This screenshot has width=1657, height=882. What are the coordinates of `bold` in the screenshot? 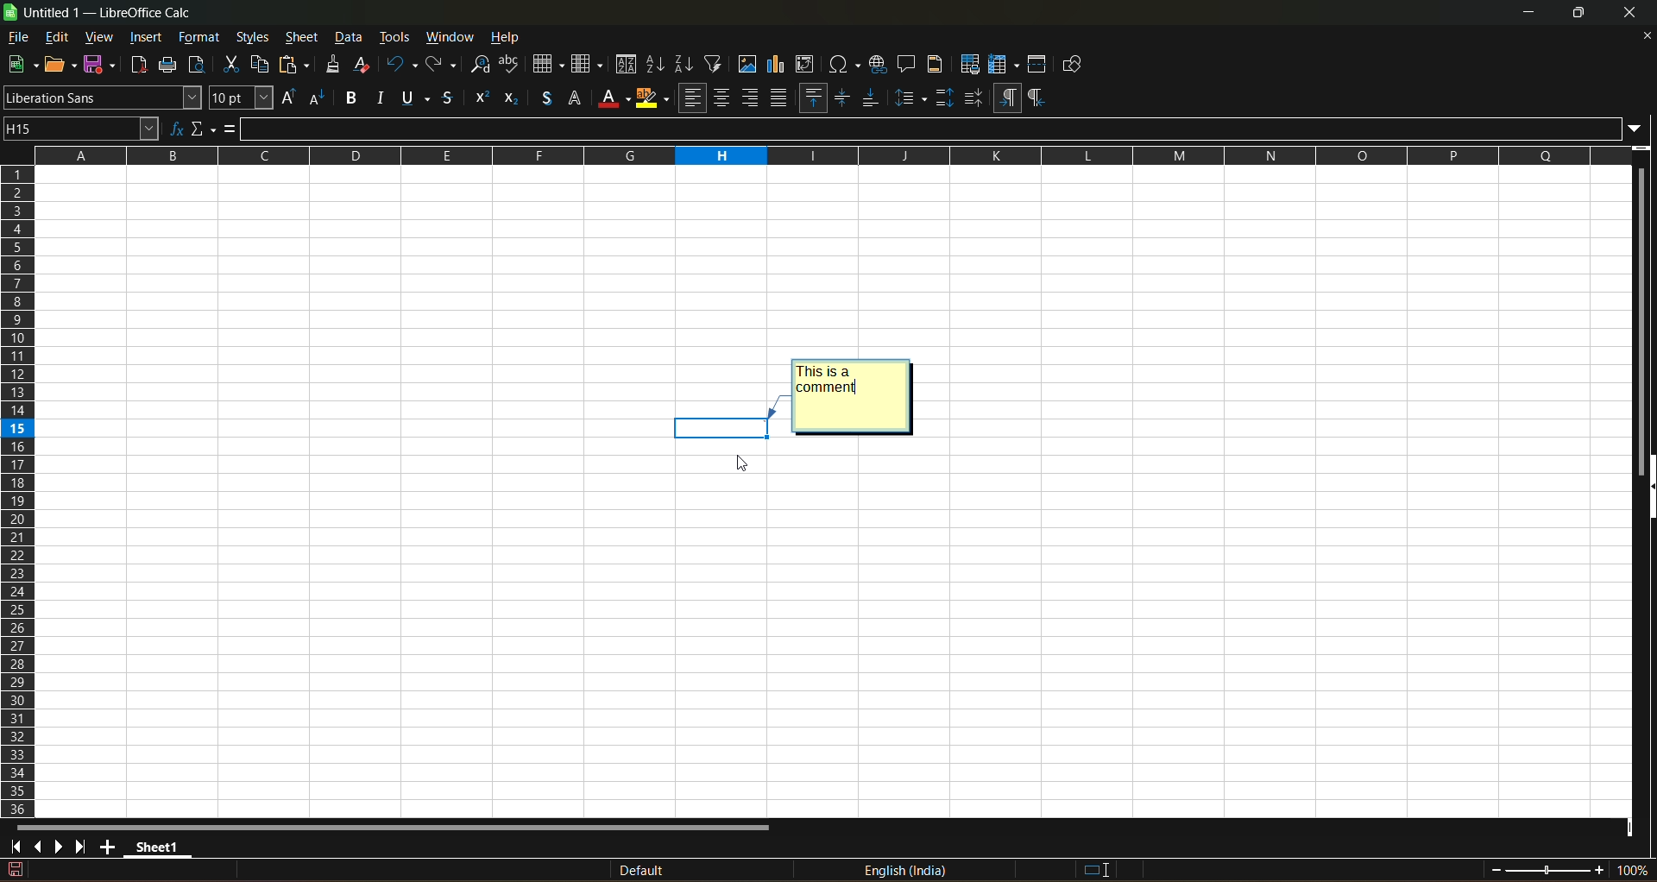 It's located at (295, 99).